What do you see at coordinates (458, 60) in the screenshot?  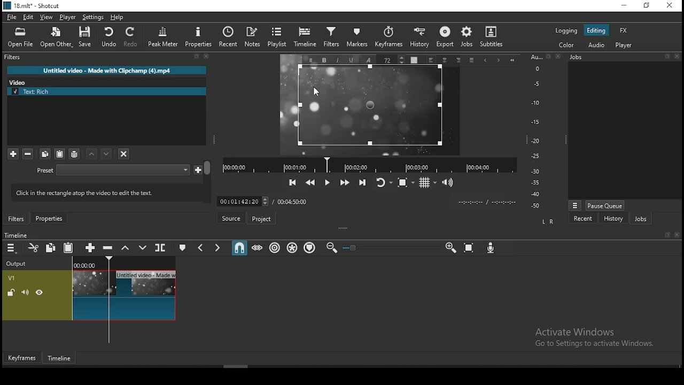 I see `Right align` at bounding box center [458, 60].